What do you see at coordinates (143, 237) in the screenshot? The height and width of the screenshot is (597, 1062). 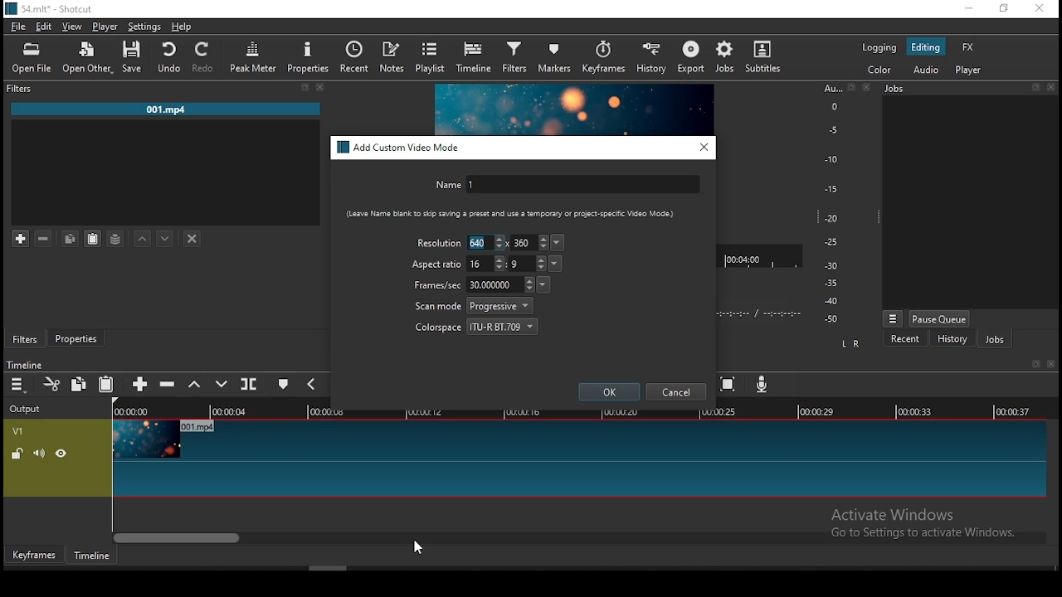 I see `move filter up` at bounding box center [143, 237].